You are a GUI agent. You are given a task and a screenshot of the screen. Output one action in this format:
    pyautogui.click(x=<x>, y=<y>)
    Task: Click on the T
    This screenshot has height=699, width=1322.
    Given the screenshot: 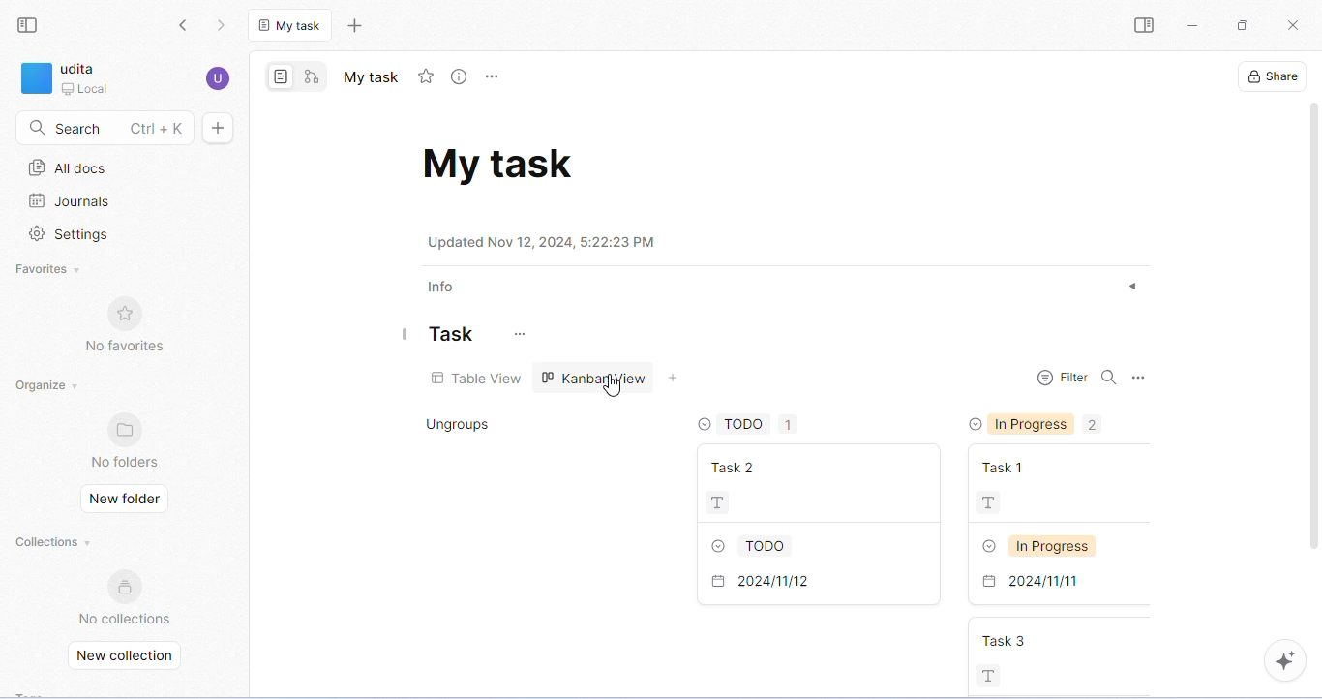 What is the action you would take?
    pyautogui.click(x=1065, y=501)
    